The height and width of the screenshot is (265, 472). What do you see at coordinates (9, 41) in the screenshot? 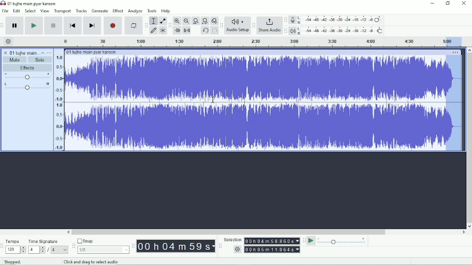
I see `Timeline options` at bounding box center [9, 41].